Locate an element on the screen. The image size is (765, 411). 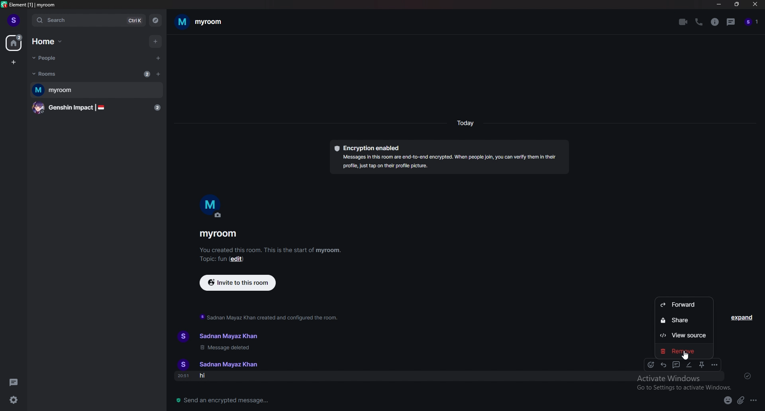
cursor is located at coordinates (685, 355).